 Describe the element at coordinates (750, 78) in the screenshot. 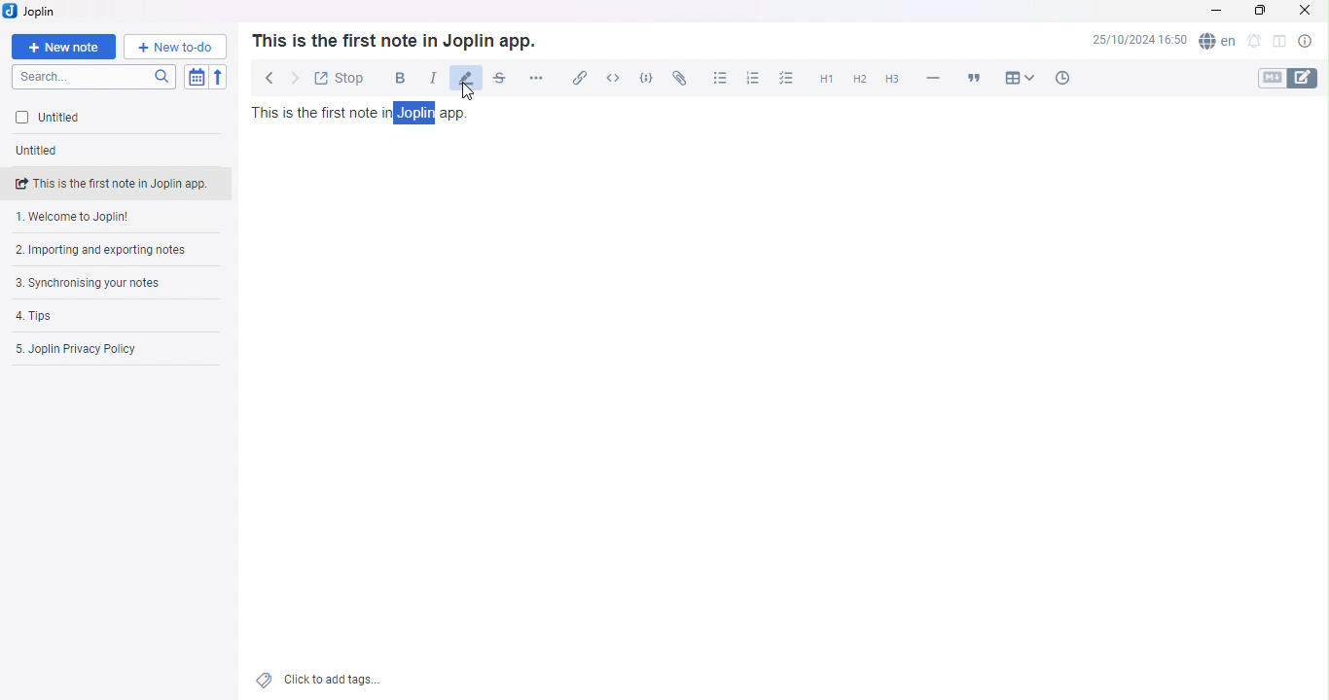

I see `Numbered list` at that location.